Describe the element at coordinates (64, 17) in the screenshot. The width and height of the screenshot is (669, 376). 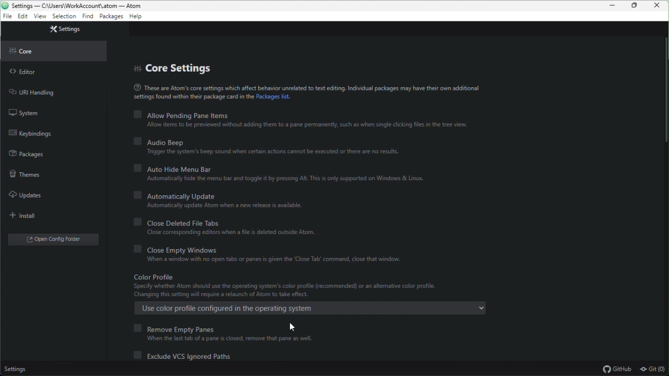
I see `settings` at that location.